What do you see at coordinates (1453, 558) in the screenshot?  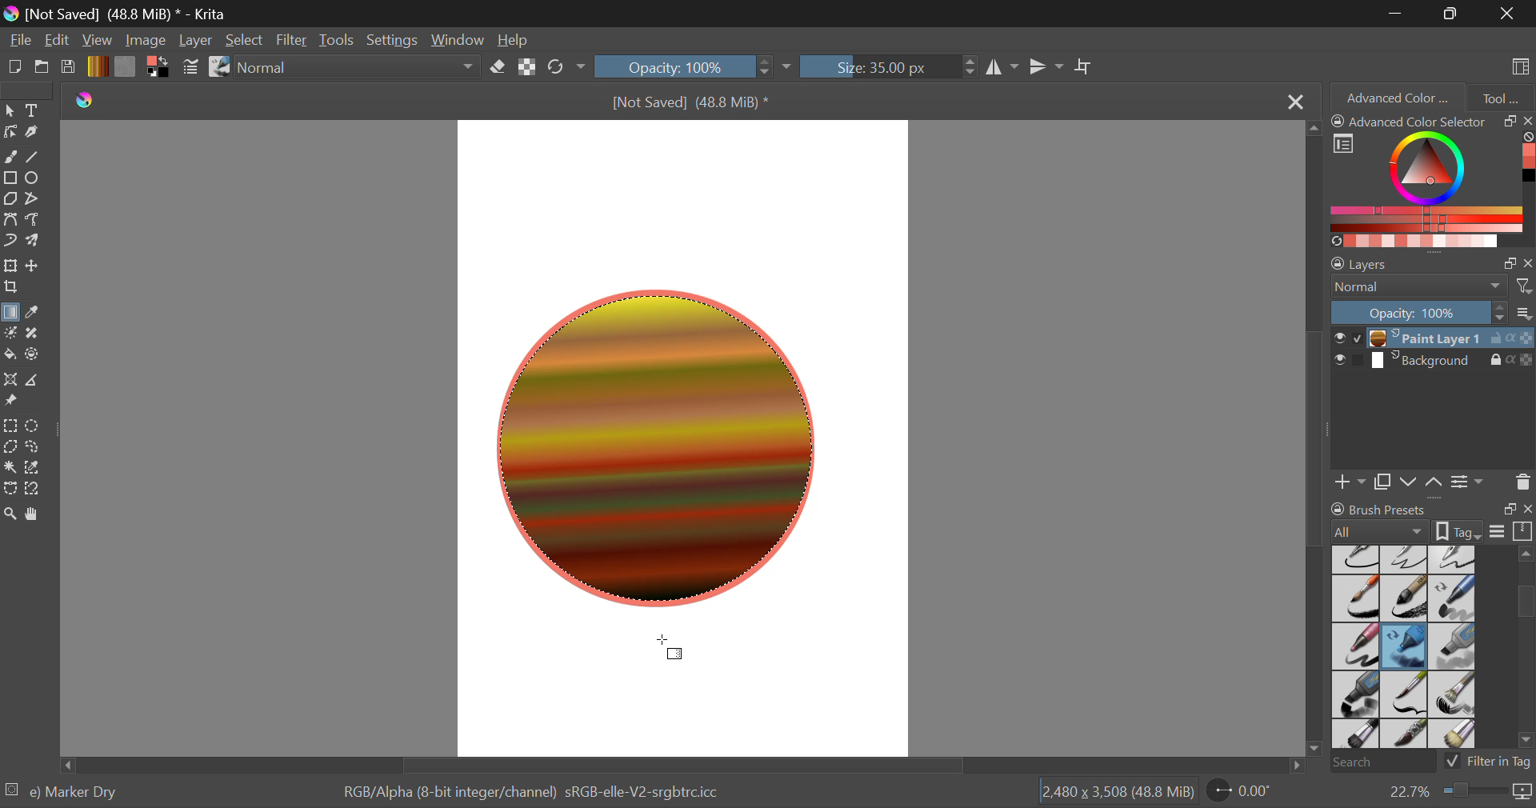 I see `Ink-4 Pen Rough` at bounding box center [1453, 558].